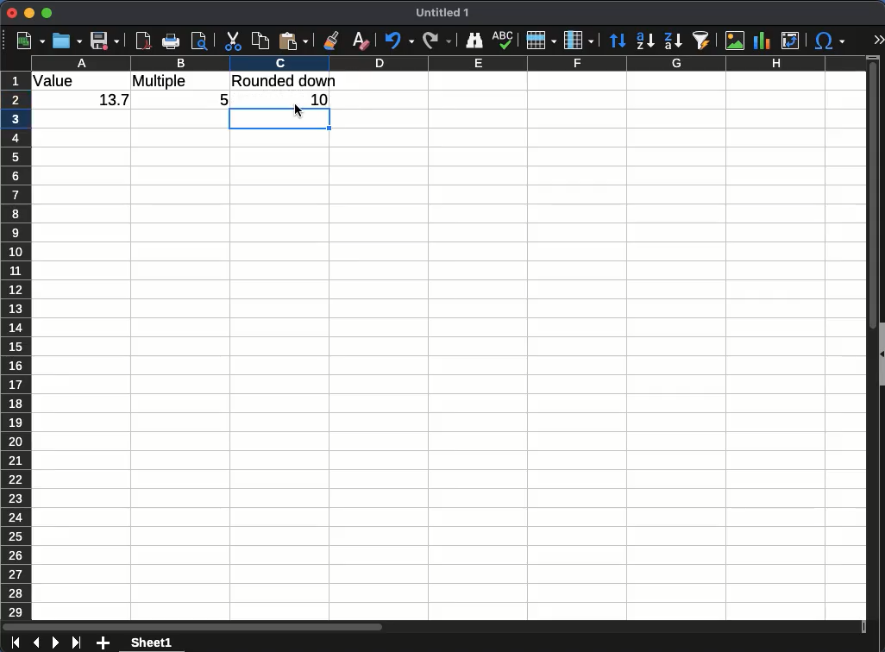 The width and height of the screenshot is (885, 652). What do you see at coordinates (762, 41) in the screenshot?
I see `chart` at bounding box center [762, 41].